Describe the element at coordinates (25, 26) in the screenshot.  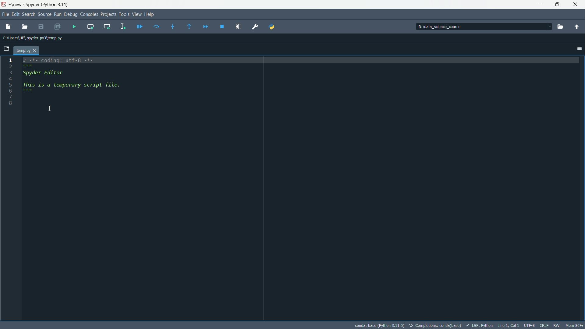
I see `open file` at that location.